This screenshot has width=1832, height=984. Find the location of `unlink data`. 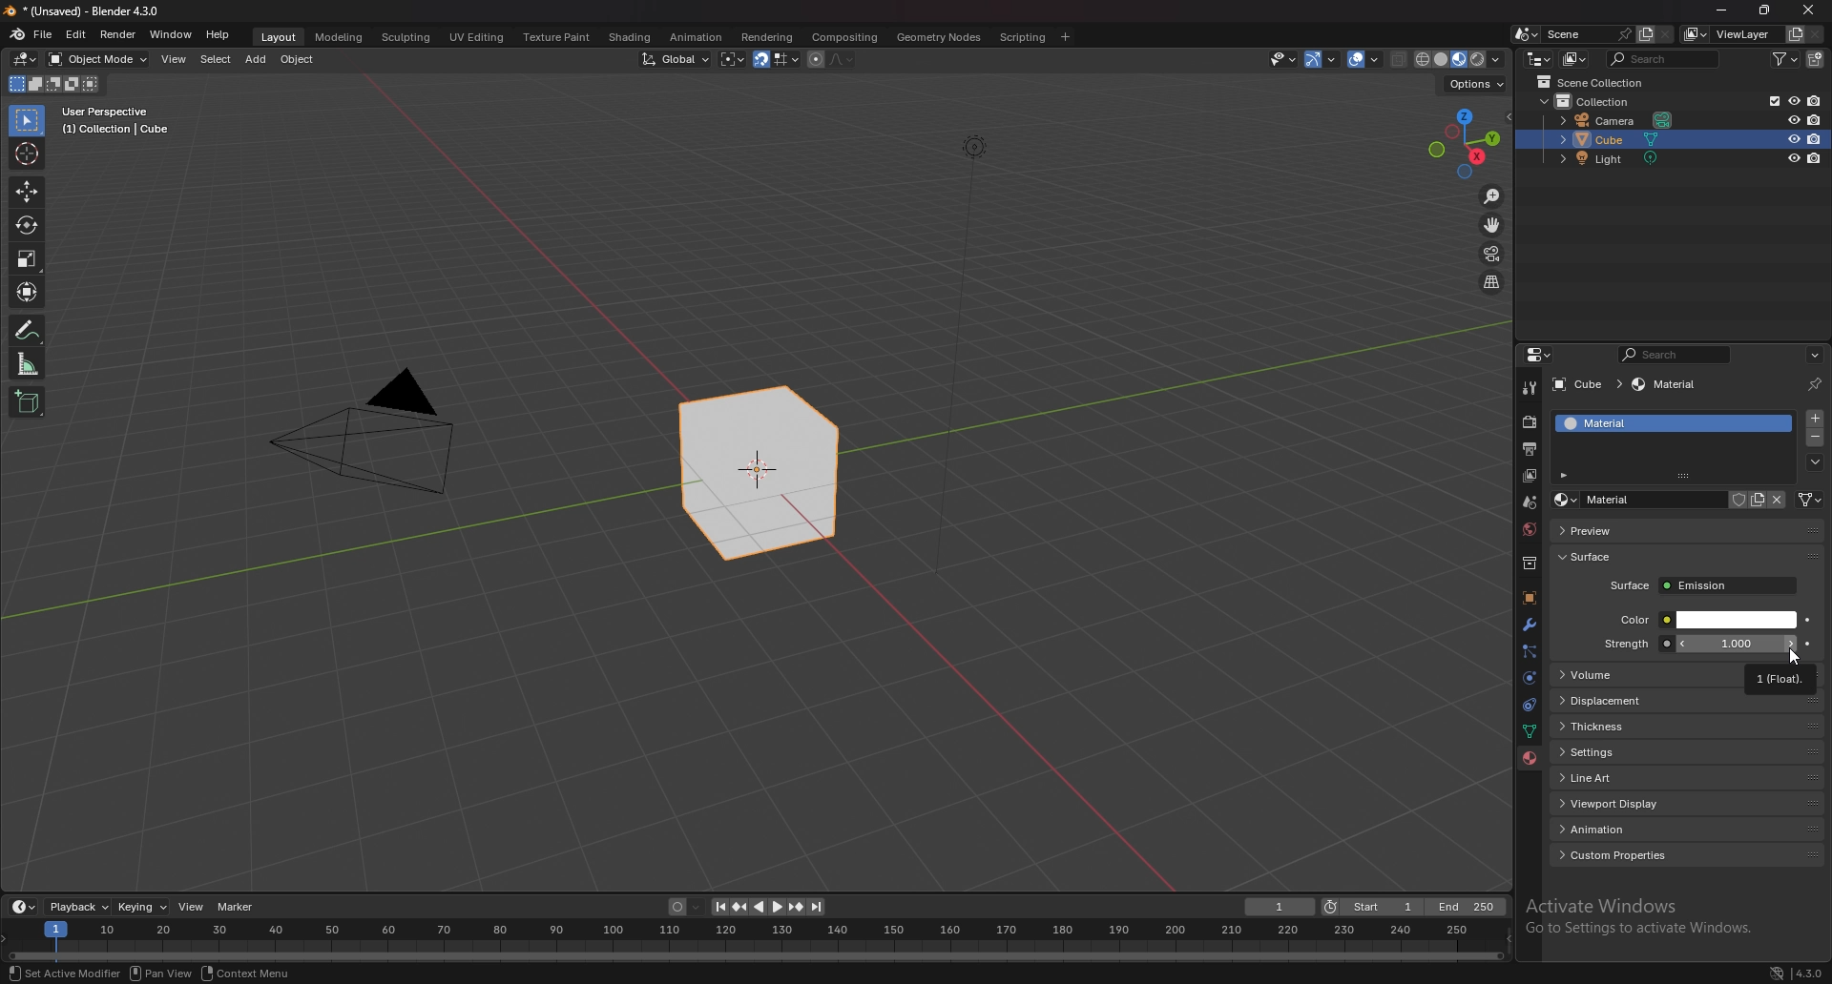

unlink data is located at coordinates (1778, 500).